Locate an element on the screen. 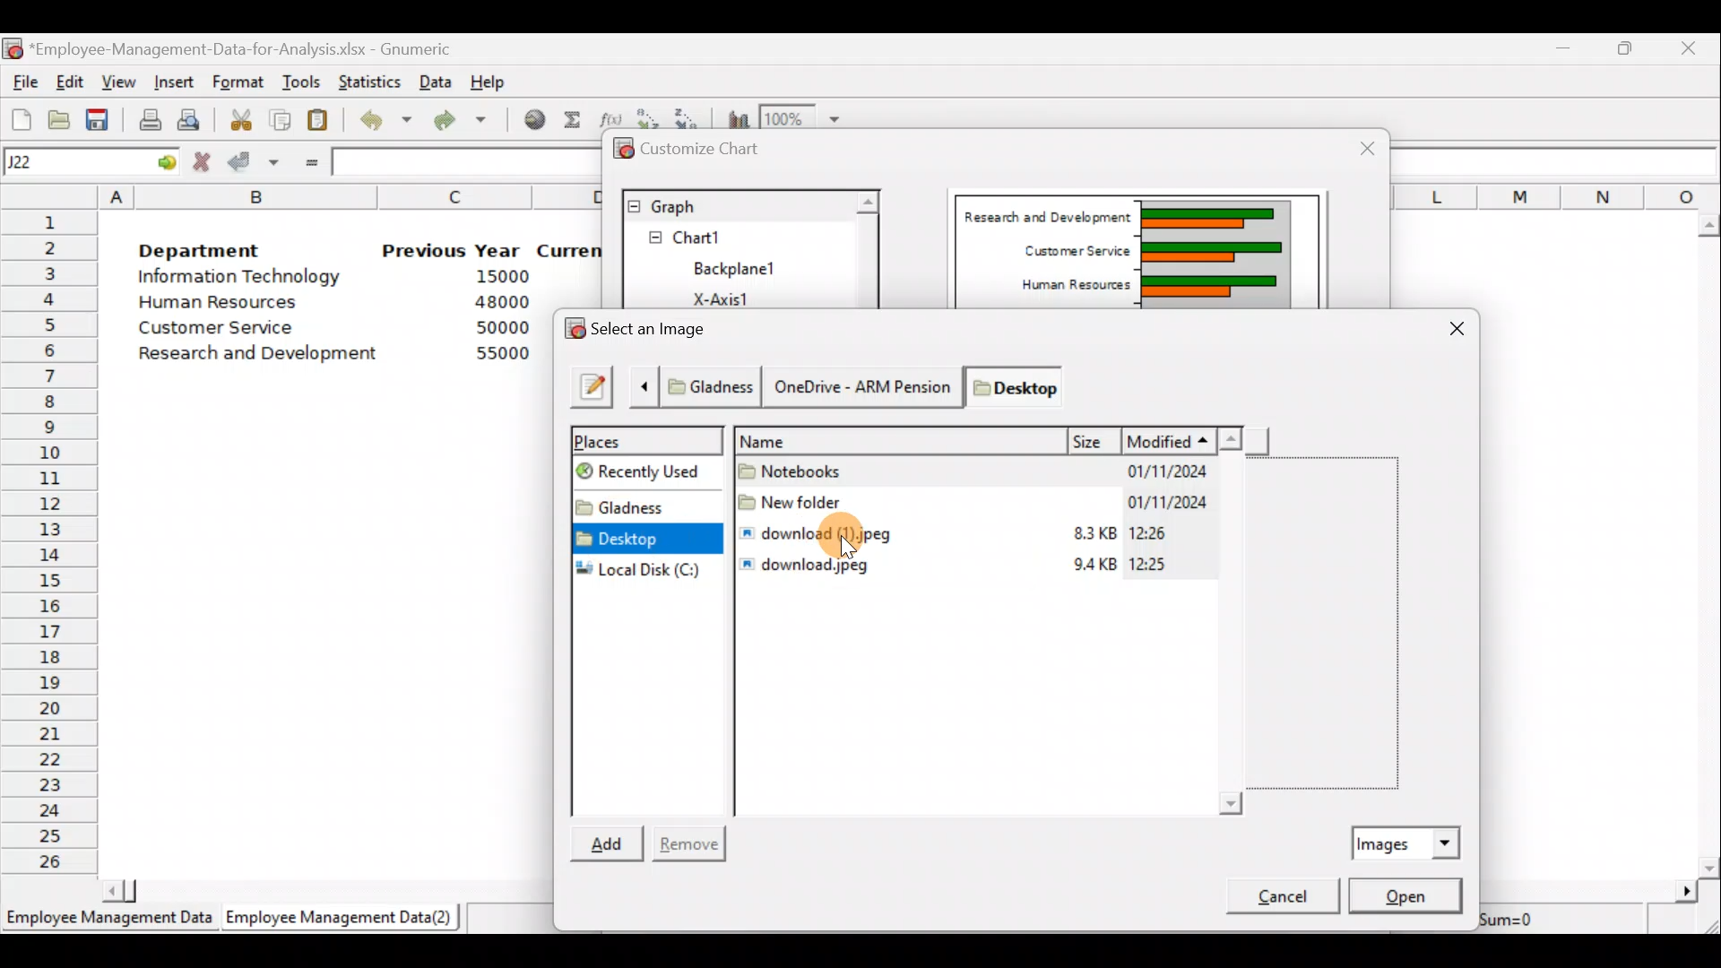 Image resolution: width=1721 pixels, height=968 pixels. Edit is located at coordinates (72, 81).